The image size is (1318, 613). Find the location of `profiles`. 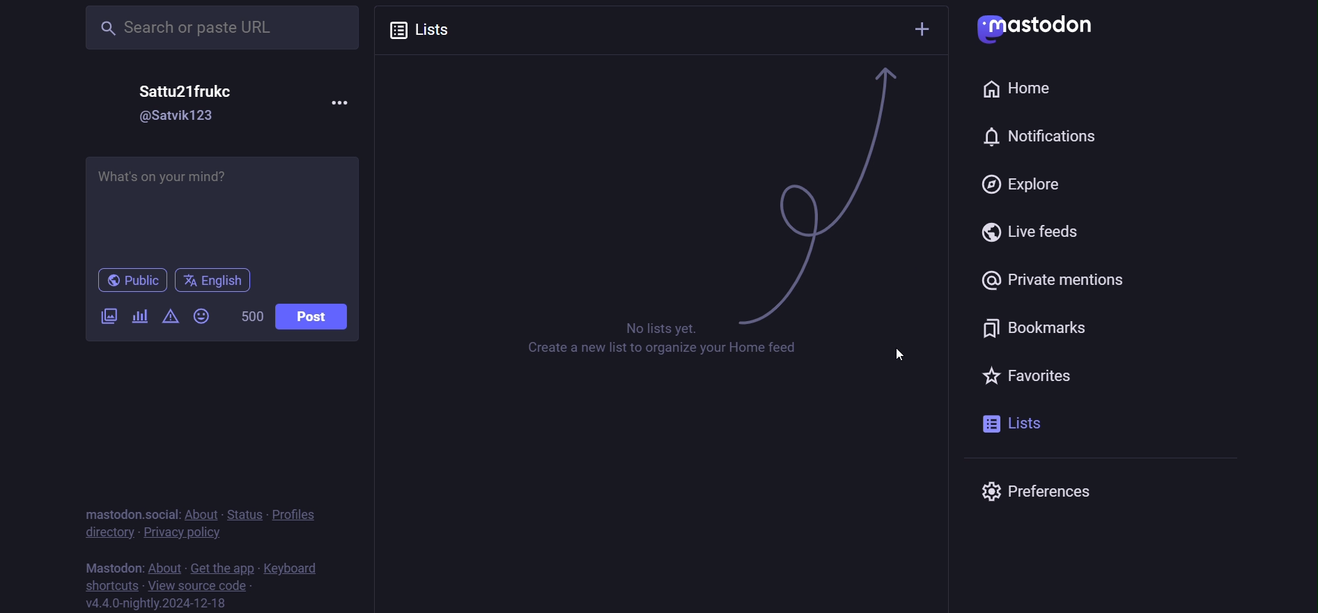

profiles is located at coordinates (302, 515).